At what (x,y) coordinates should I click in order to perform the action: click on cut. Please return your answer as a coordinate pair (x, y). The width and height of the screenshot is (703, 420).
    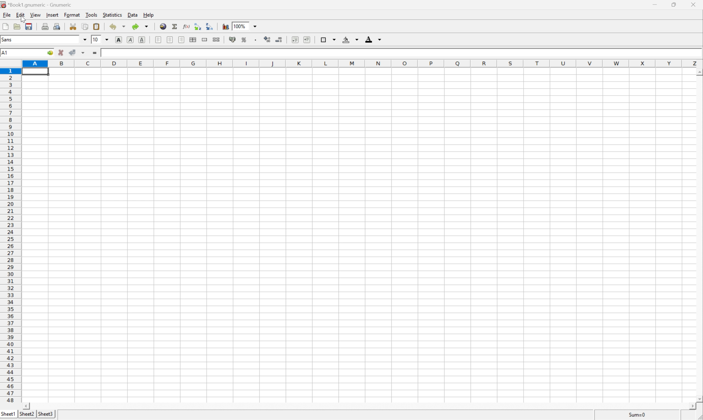
    Looking at the image, I should click on (72, 26).